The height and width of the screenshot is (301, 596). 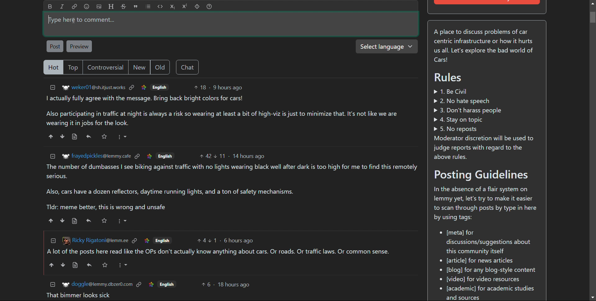 I want to click on The number of dumbasses | see biking against traffic with no lights wearing black well after dark is too high for me to find this remotely
serious.

Also, cars have a dozen reflectors, daytime running lights, and a ton of safety mechanisms.

Tldr: meme better, this is wrong and unsafe, so click(x=233, y=187).